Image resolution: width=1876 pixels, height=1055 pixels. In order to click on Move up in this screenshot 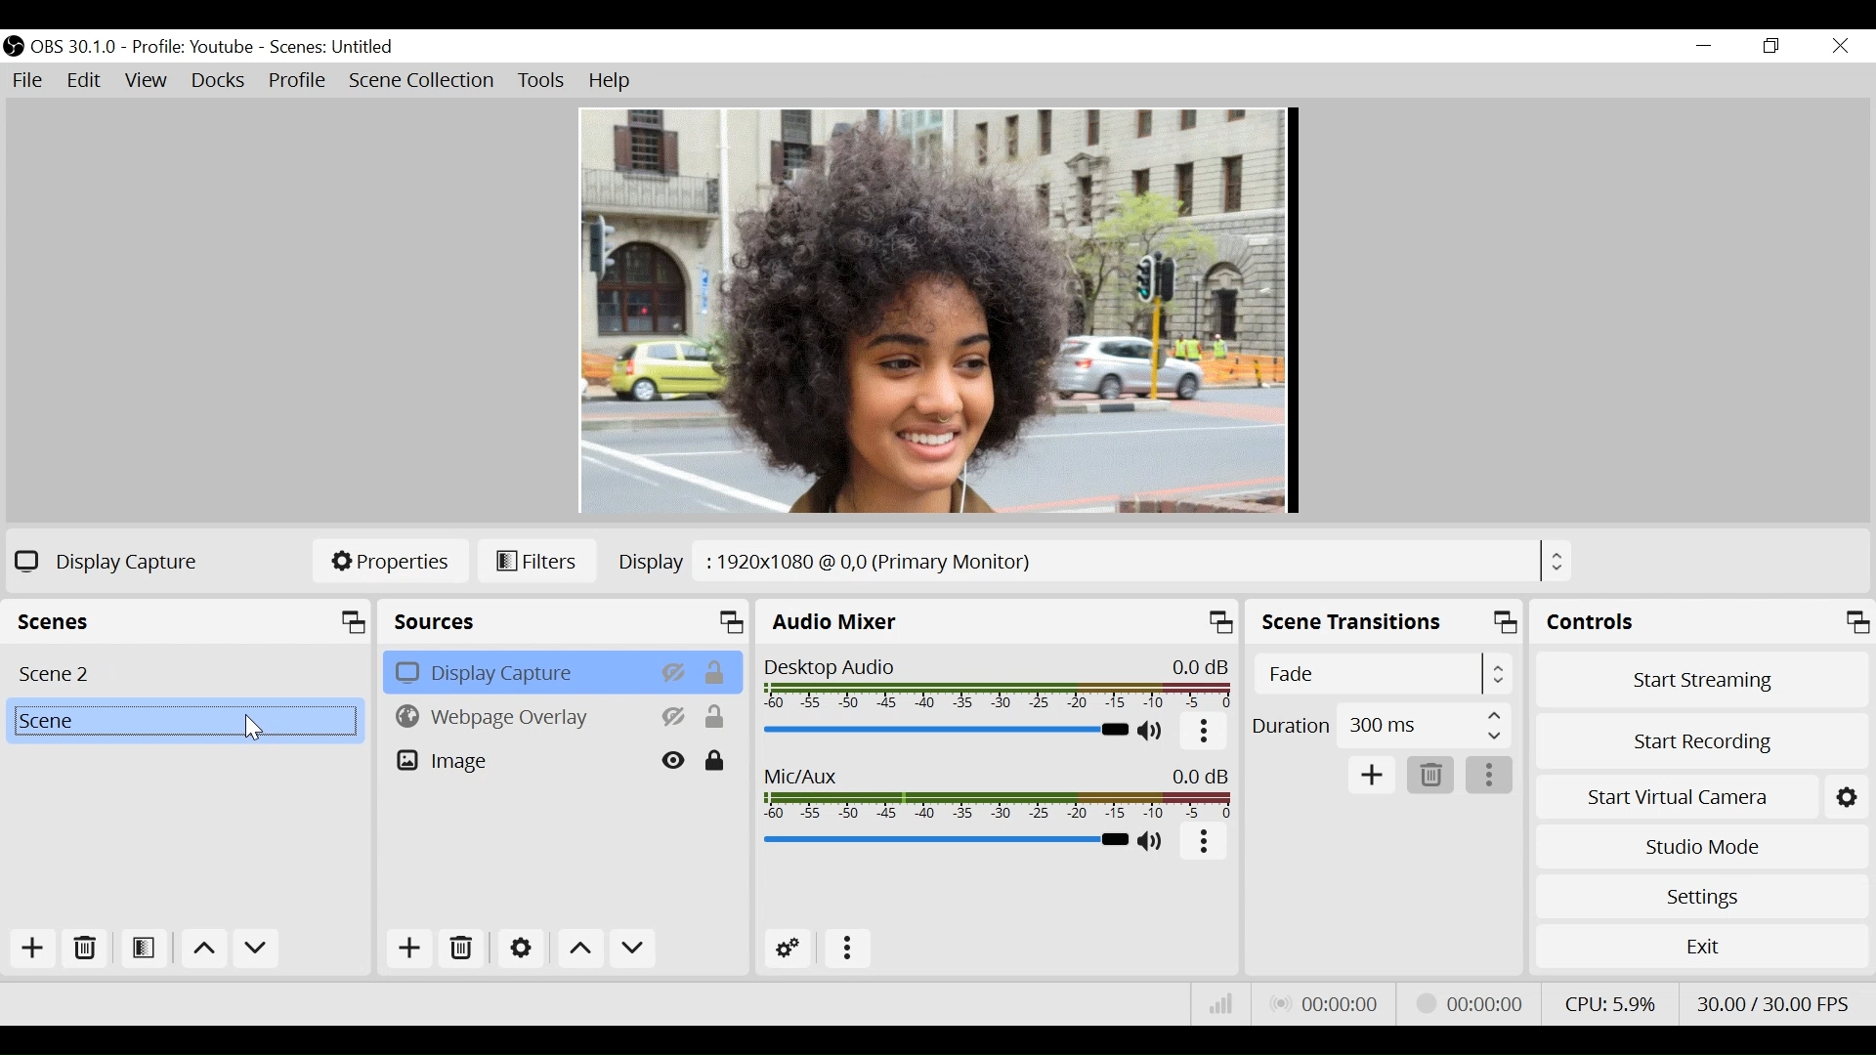, I will do `click(579, 949)`.